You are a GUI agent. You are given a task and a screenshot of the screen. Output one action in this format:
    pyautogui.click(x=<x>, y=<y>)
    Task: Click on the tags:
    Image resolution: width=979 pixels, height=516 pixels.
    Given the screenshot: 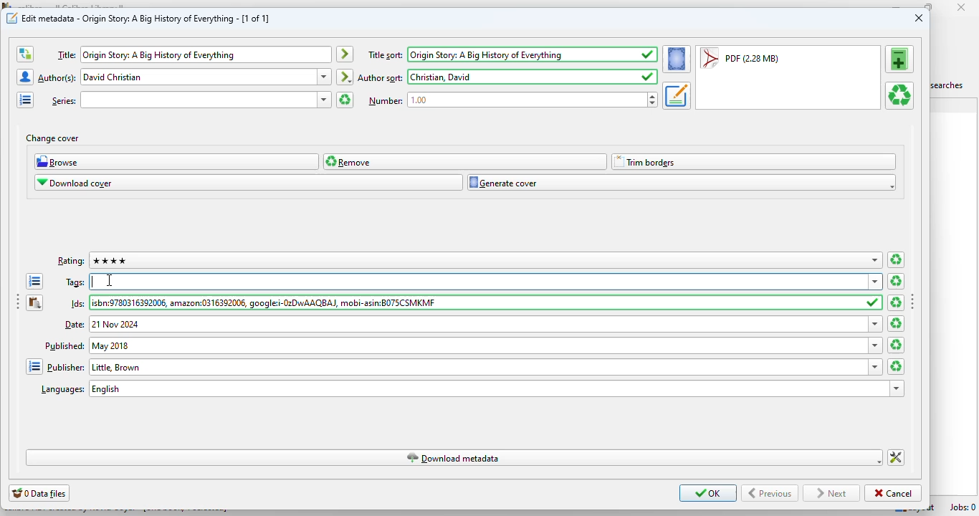 What is the action you would take?
    pyautogui.click(x=477, y=281)
    